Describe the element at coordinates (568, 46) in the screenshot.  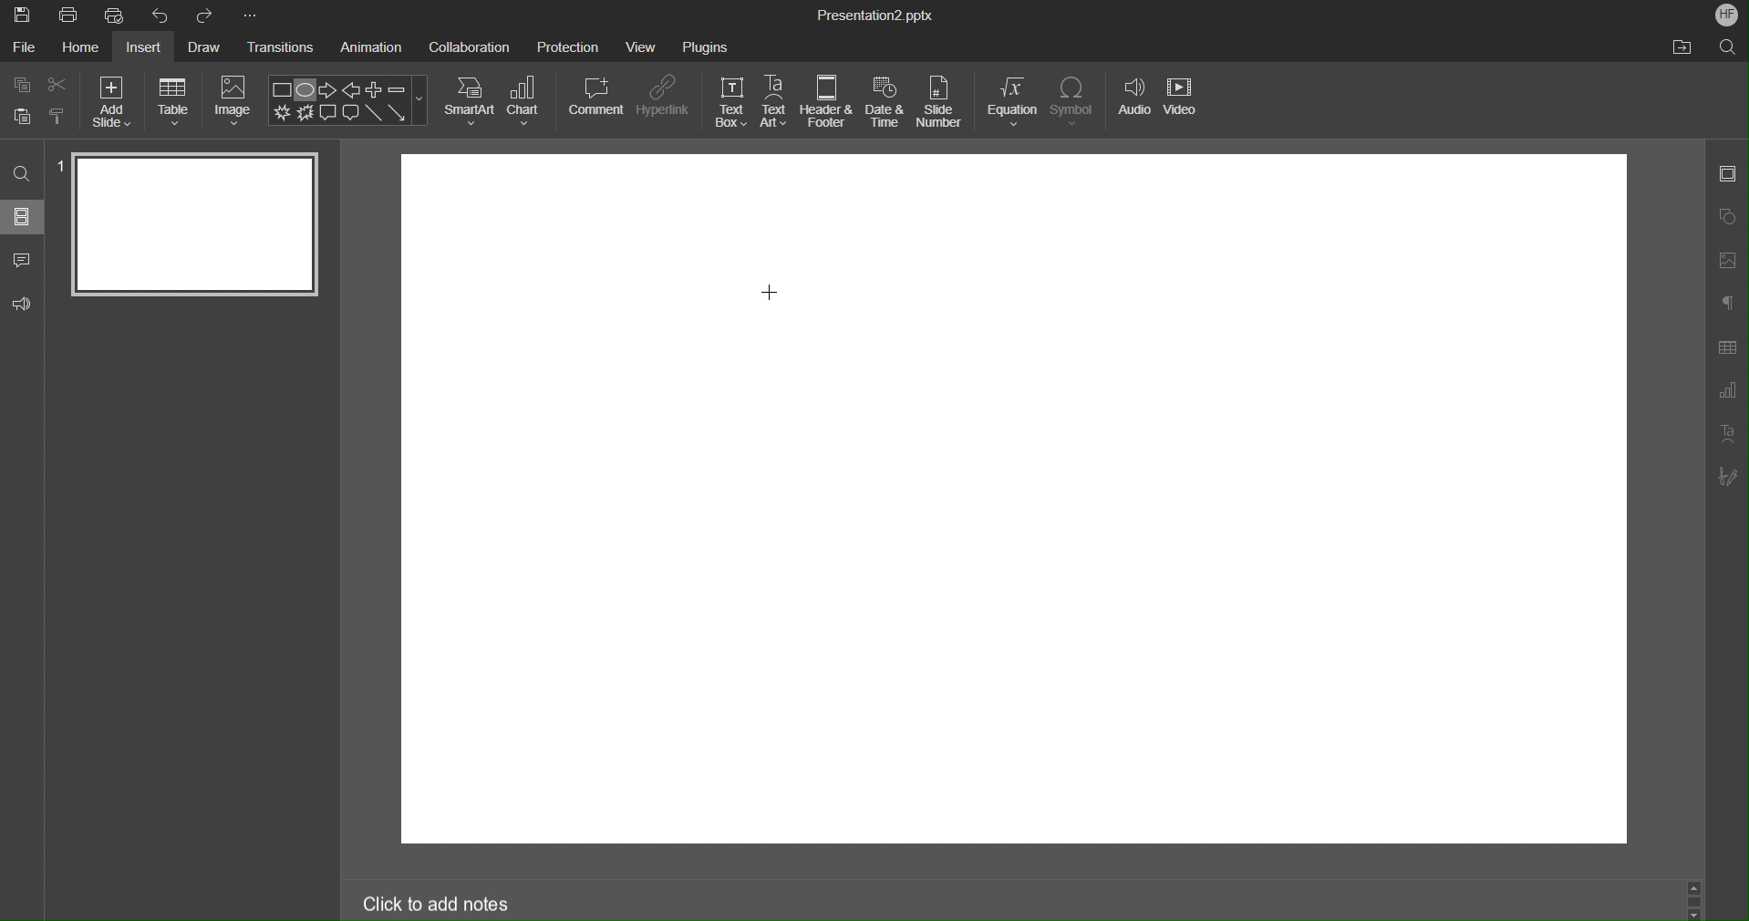
I see `Protection` at that location.